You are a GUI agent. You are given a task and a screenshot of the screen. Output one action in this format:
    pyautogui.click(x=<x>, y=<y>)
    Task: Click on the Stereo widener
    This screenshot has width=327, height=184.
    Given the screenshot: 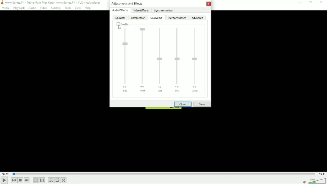 What is the action you would take?
    pyautogui.click(x=177, y=18)
    